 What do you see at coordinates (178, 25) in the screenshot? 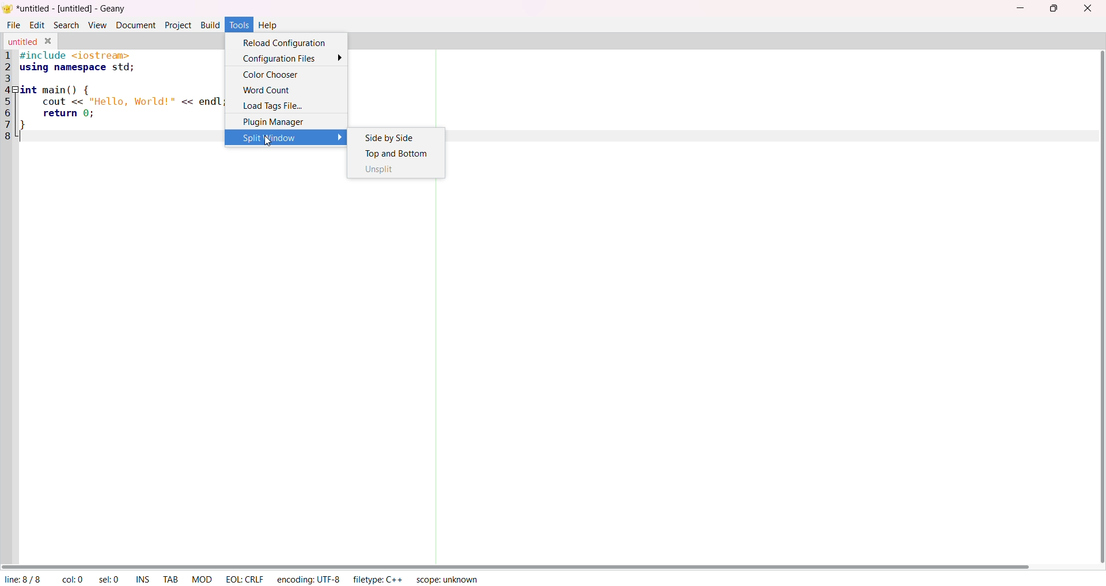
I see `Project` at bounding box center [178, 25].